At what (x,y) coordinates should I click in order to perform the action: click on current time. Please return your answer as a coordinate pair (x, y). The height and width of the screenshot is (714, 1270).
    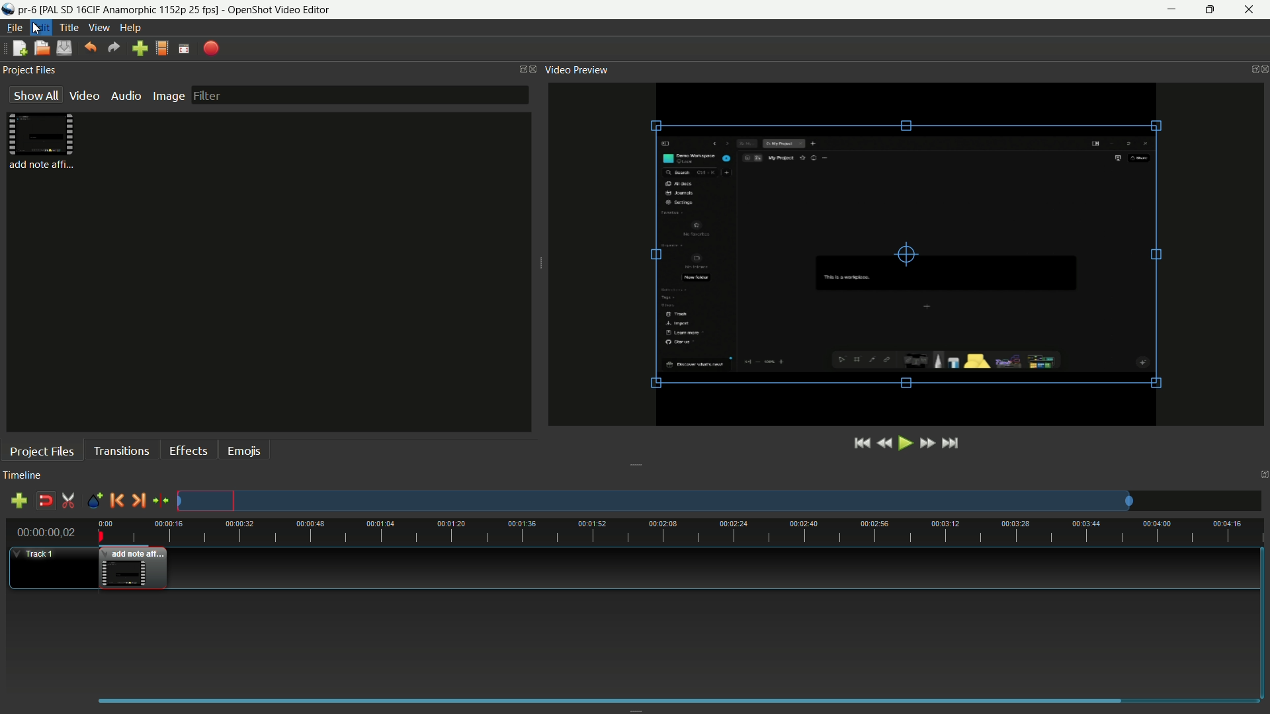
    Looking at the image, I should click on (47, 532).